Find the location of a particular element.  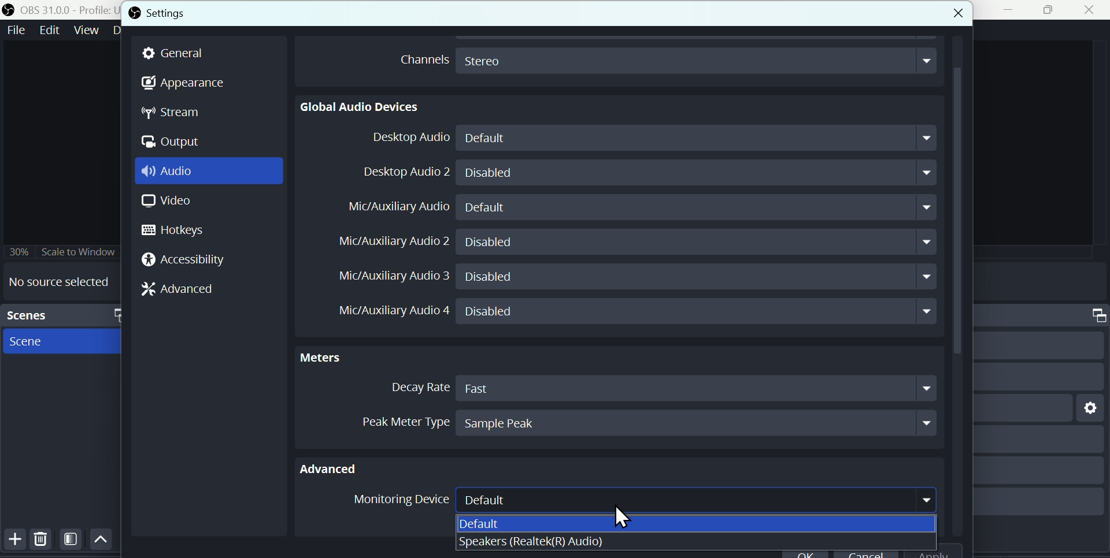

Video is located at coordinates (164, 203).